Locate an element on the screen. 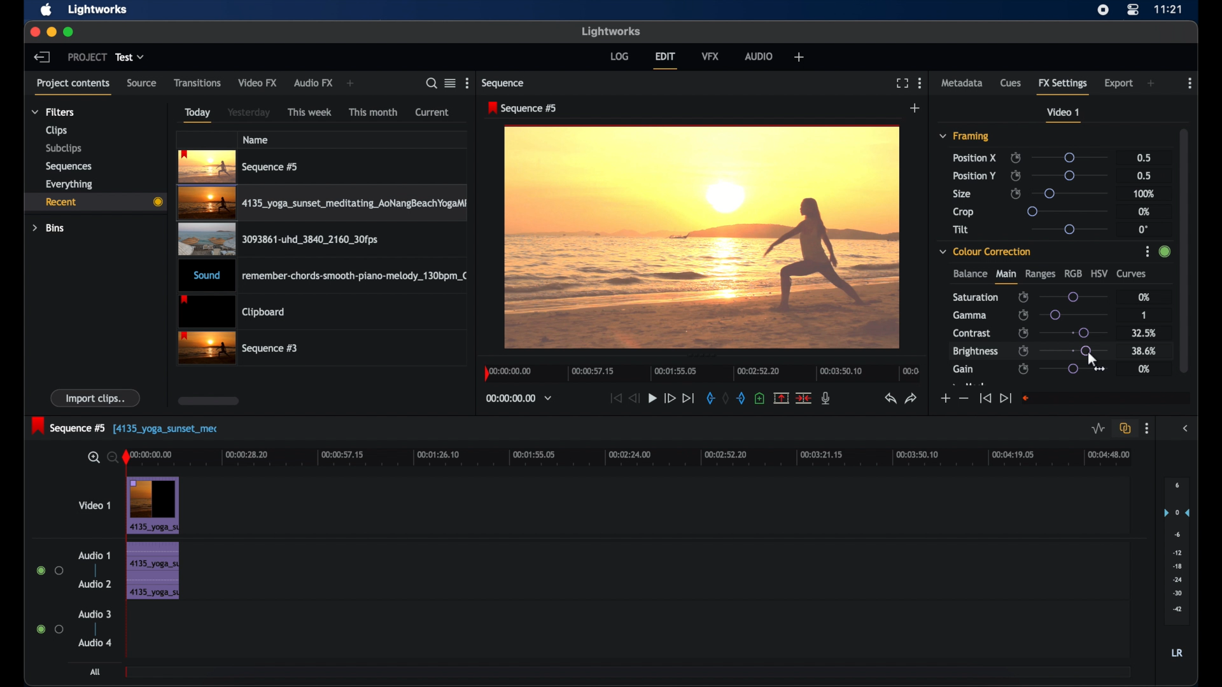 The width and height of the screenshot is (1222, 687). mic is located at coordinates (826, 398).